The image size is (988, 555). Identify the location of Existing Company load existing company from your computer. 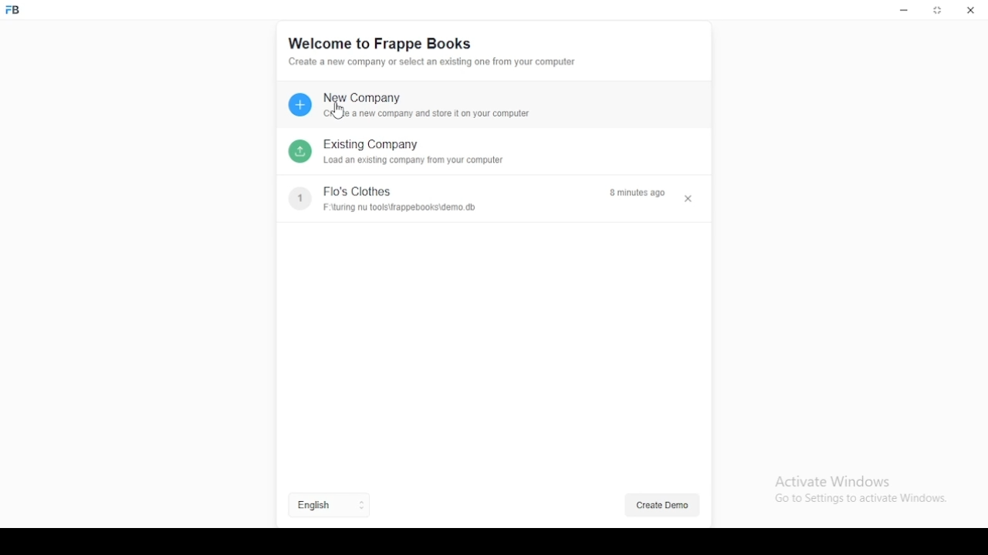
(394, 153).